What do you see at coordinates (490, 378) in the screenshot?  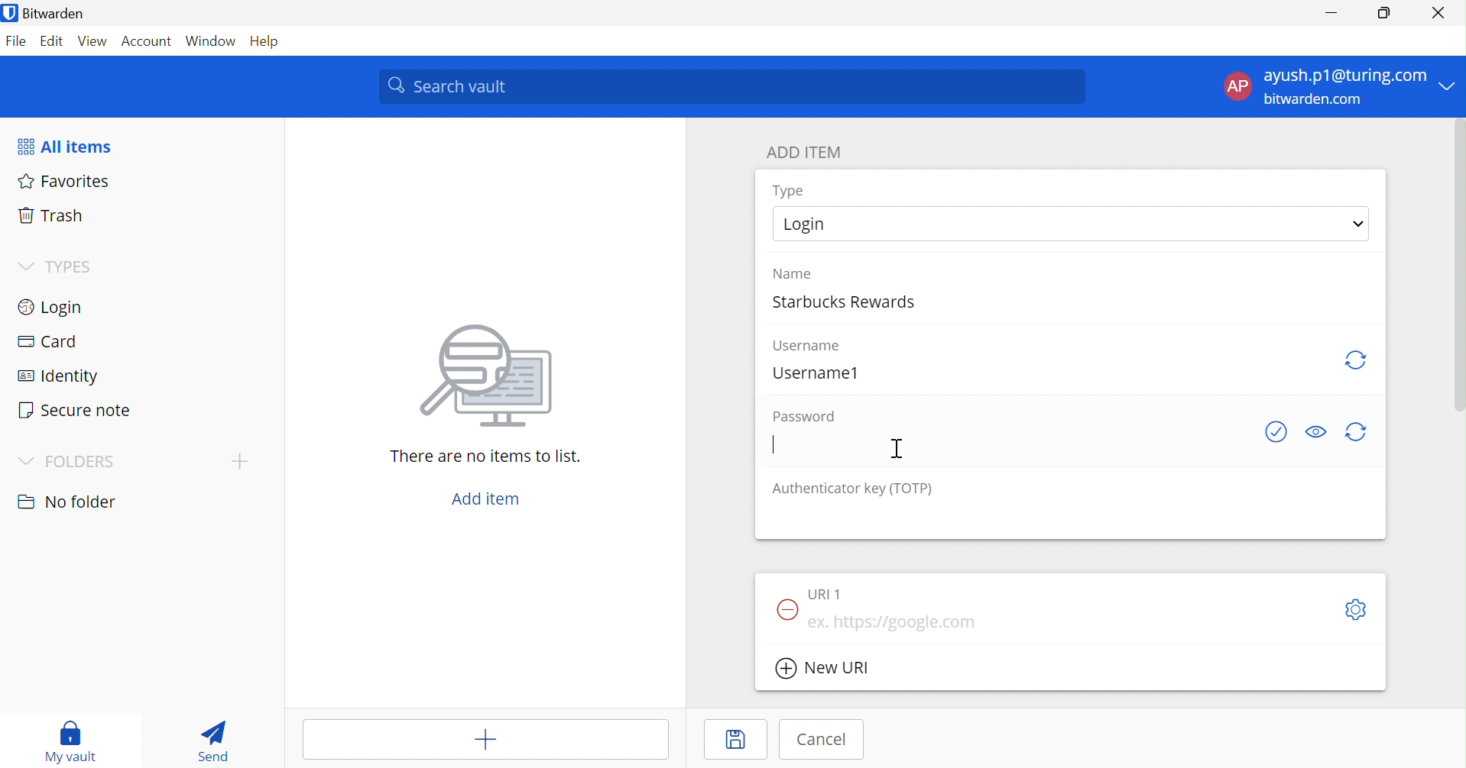 I see `Image` at bounding box center [490, 378].